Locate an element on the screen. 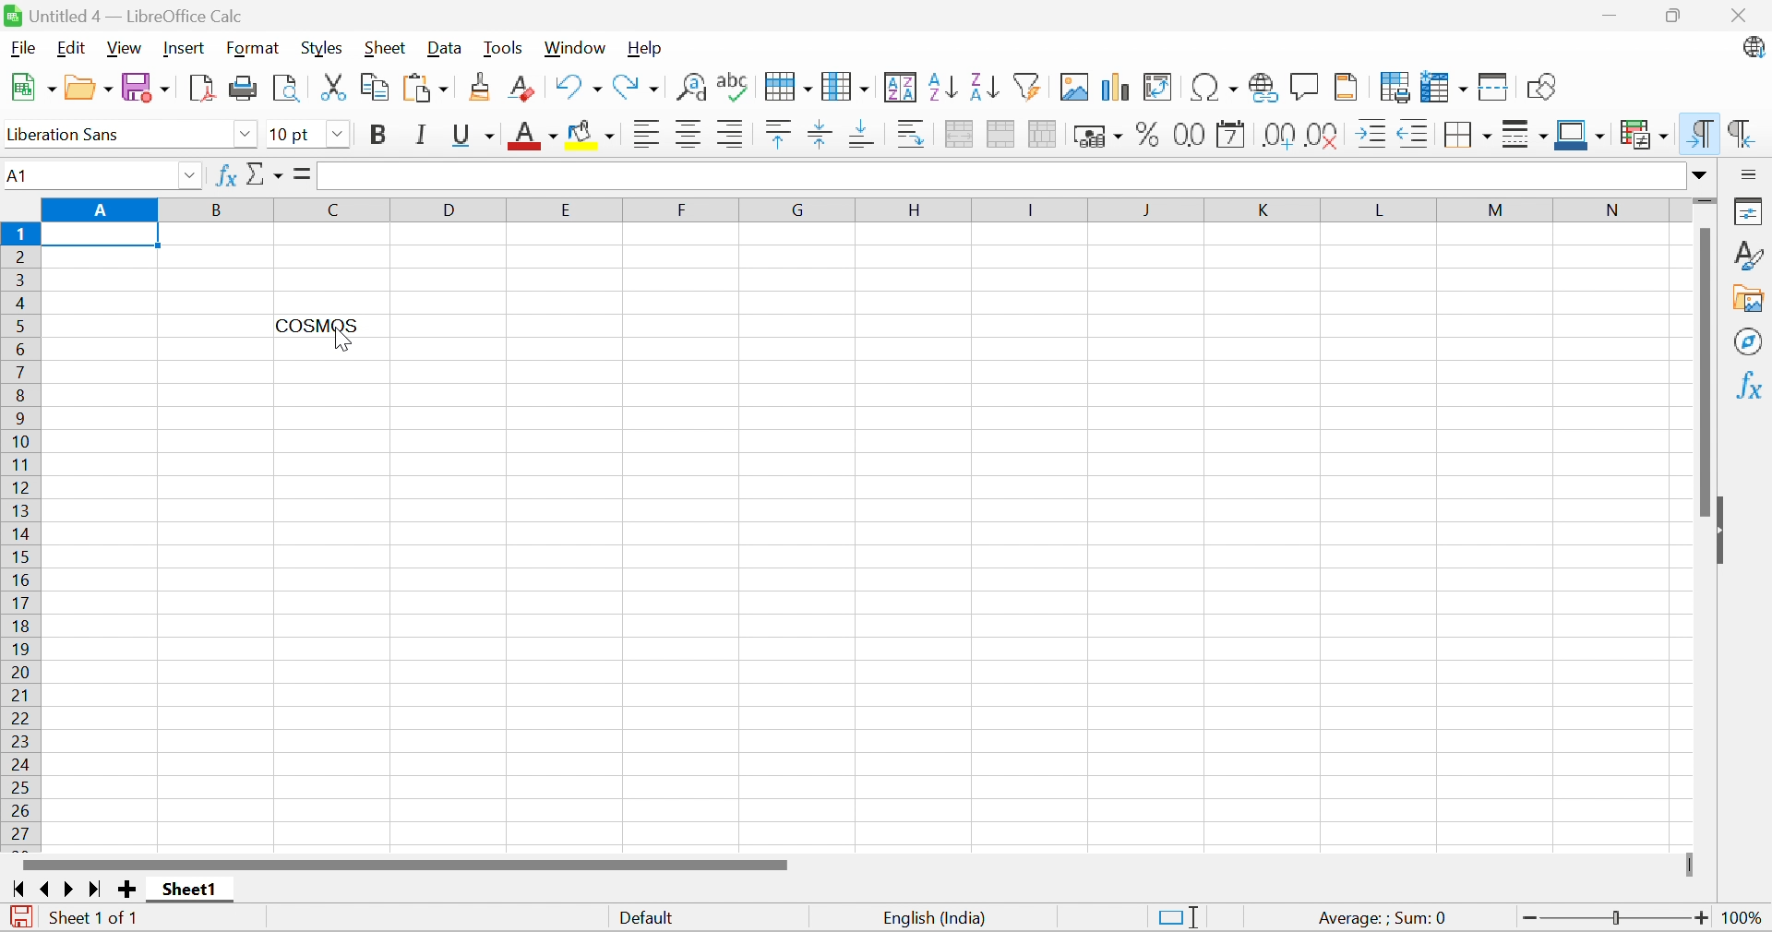 The image size is (1772, 932). View is located at coordinates (126, 48).